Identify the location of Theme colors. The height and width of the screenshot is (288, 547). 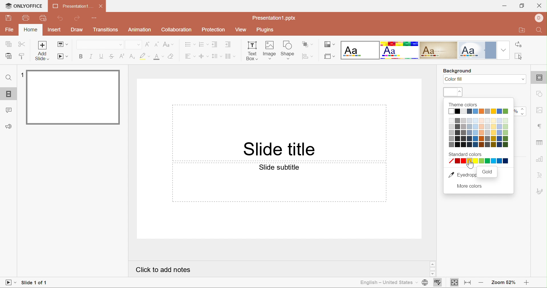
(479, 128).